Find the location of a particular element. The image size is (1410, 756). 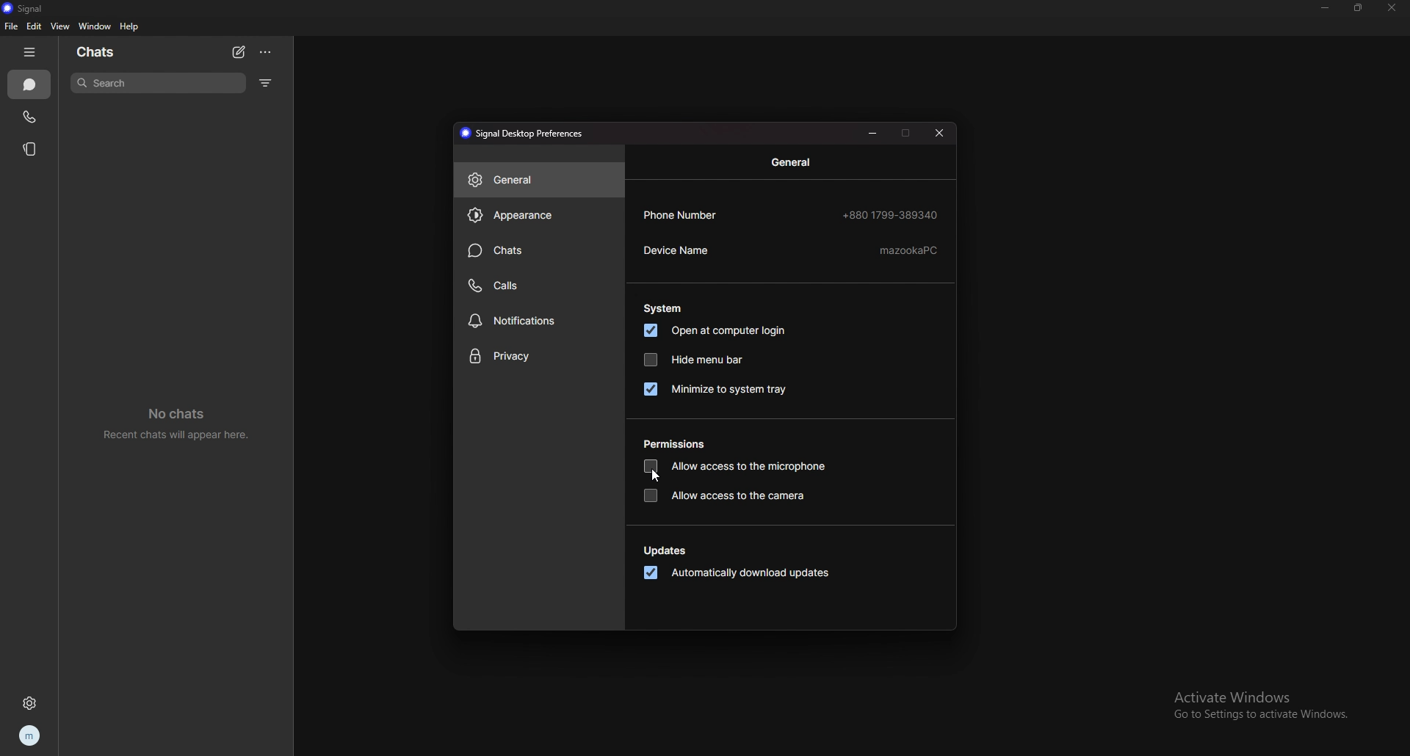

hide menu bar is located at coordinates (695, 359).